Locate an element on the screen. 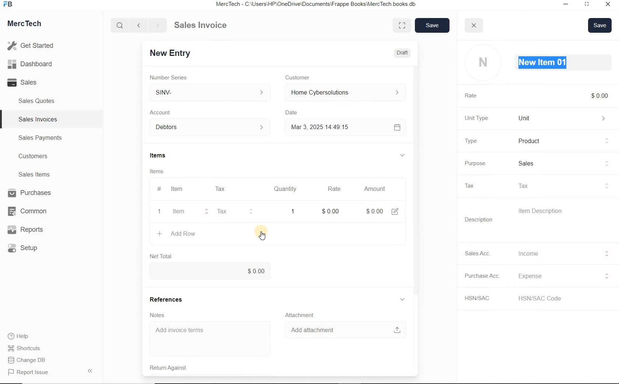 This screenshot has height=384, width=619. Quantity is located at coordinates (286, 189).